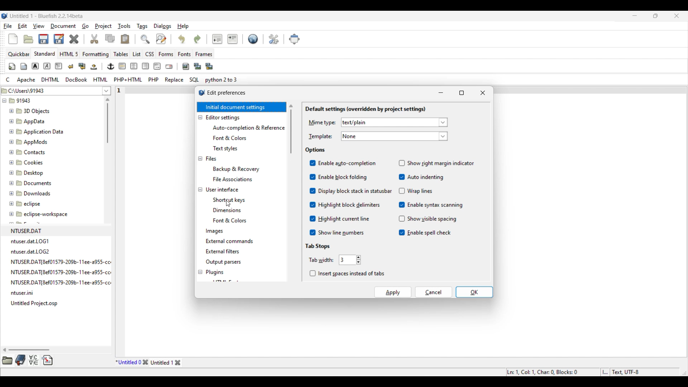  I want to click on Tags menu, so click(142, 27).